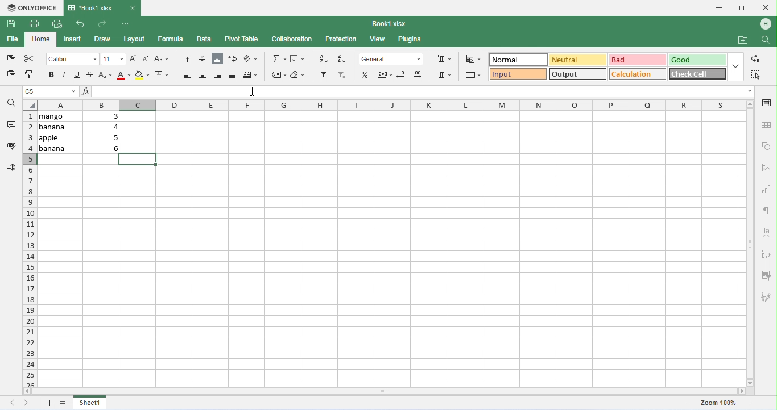  What do you see at coordinates (750, 403) in the screenshot?
I see `zoom out` at bounding box center [750, 403].